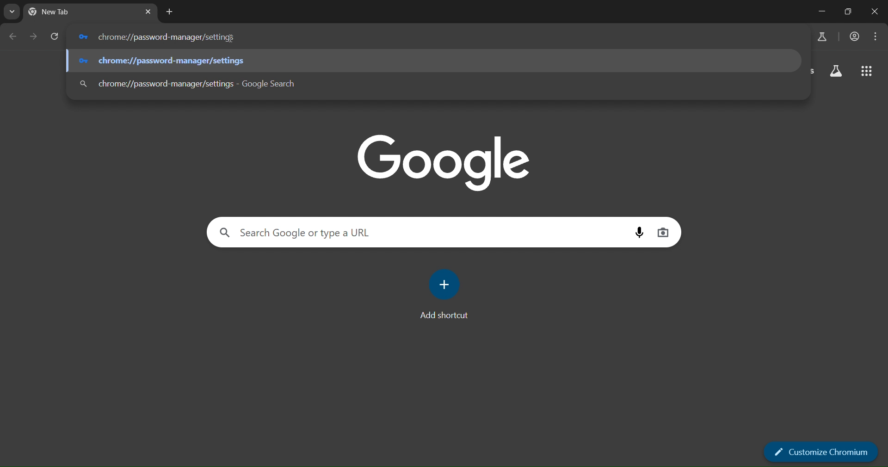  I want to click on minimize, so click(818, 12).